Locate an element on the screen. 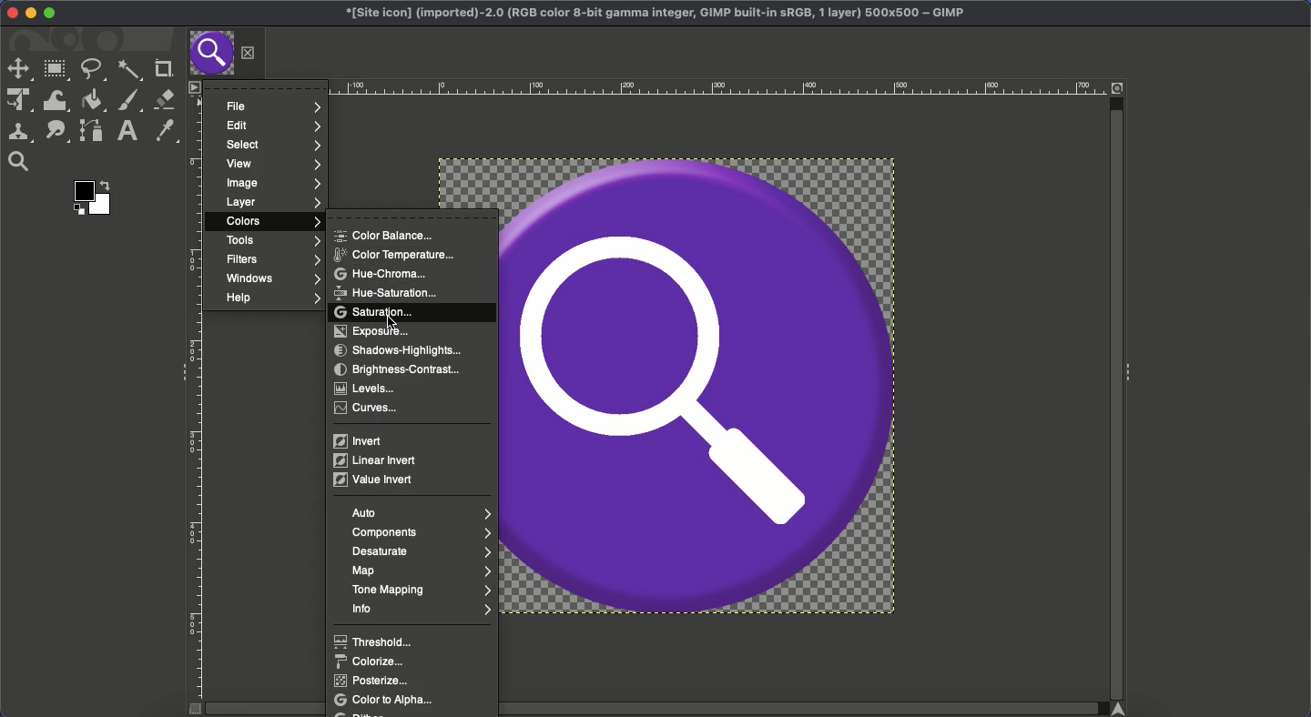 The height and width of the screenshot is (717, 1311). Rectangular selector is located at coordinates (56, 72).